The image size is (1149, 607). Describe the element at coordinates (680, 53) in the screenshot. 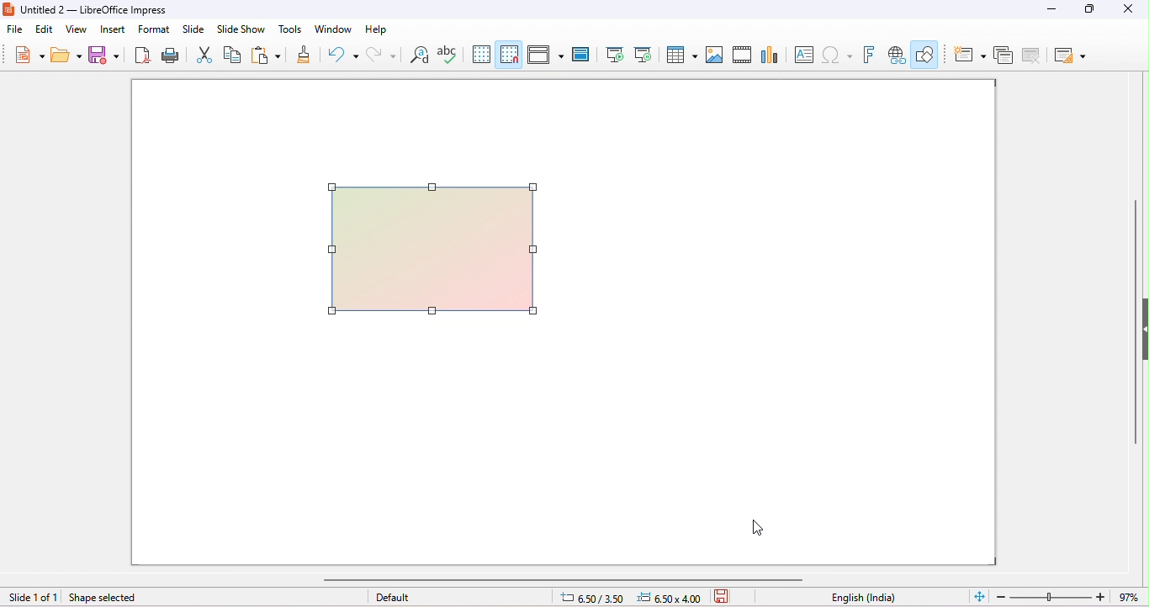

I see `insert table` at that location.